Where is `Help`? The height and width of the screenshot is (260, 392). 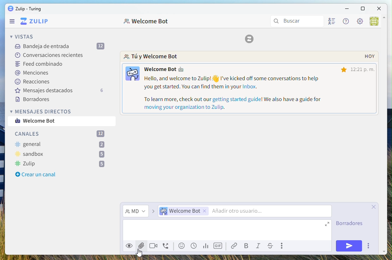
Help is located at coordinates (345, 21).